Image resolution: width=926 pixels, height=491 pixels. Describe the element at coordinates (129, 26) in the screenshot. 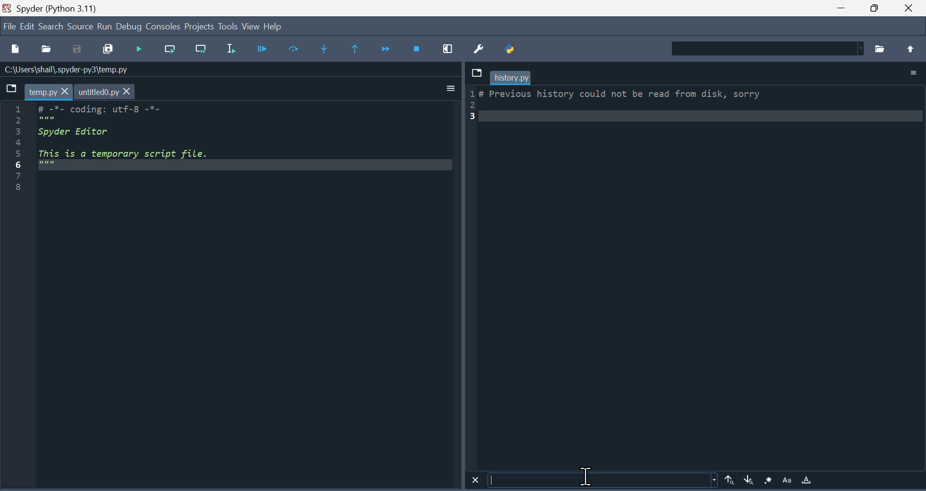

I see `Debug` at that location.